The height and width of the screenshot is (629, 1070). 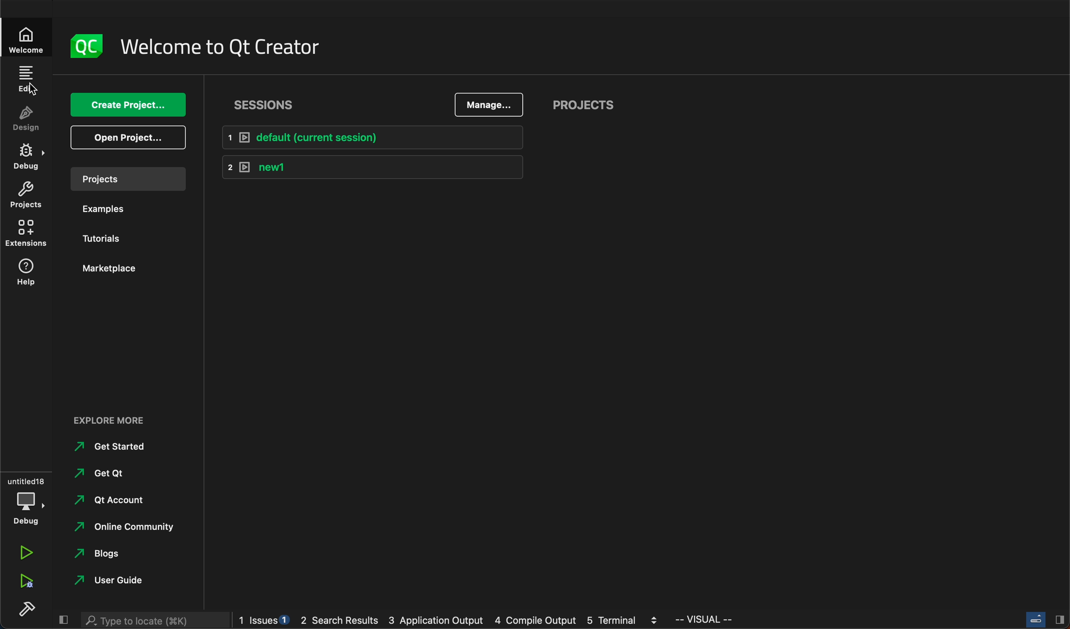 What do you see at coordinates (26, 502) in the screenshot?
I see `debug` at bounding box center [26, 502].